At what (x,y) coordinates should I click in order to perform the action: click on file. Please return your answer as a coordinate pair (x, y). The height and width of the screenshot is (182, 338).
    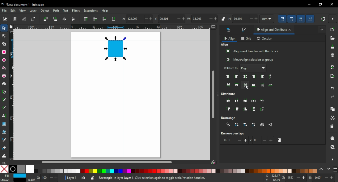
    Looking at the image, I should click on (5, 11).